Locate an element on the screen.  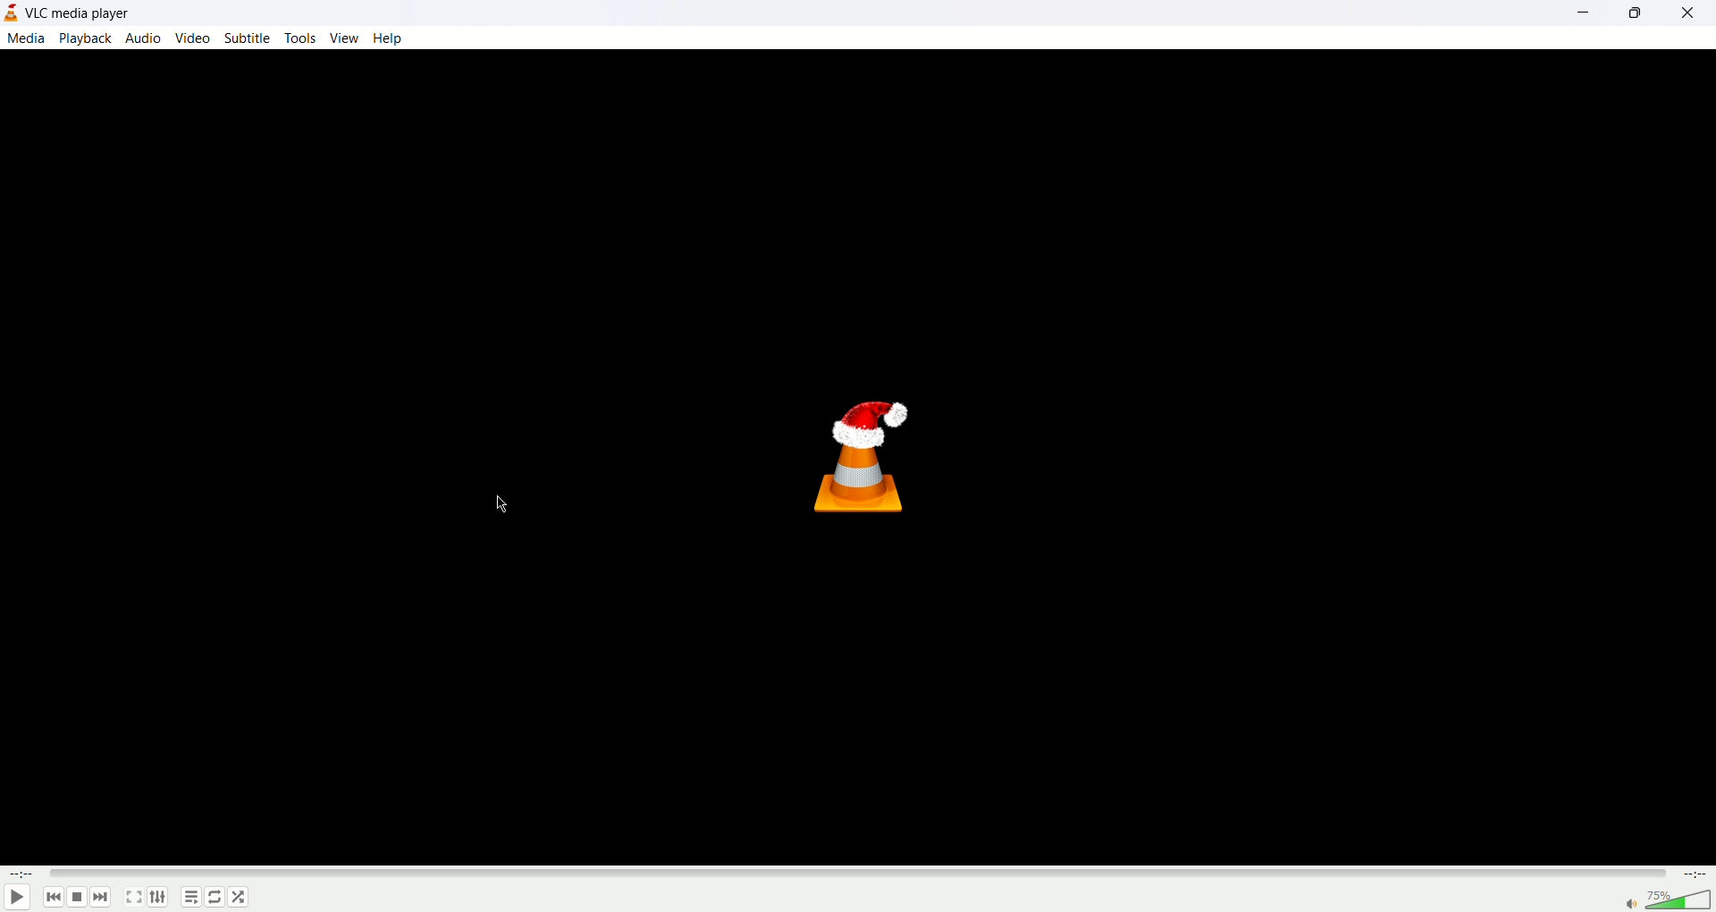
Icon is located at coordinates (860, 457).